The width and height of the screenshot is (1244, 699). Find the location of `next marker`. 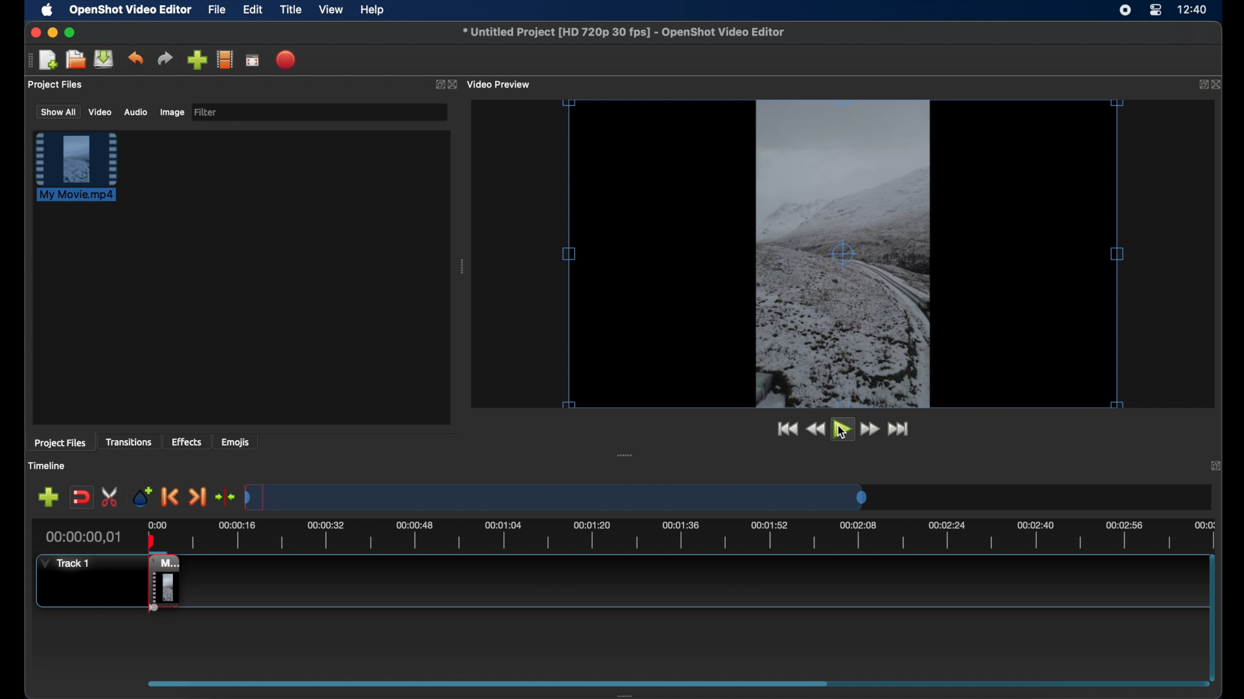

next marker is located at coordinates (198, 498).